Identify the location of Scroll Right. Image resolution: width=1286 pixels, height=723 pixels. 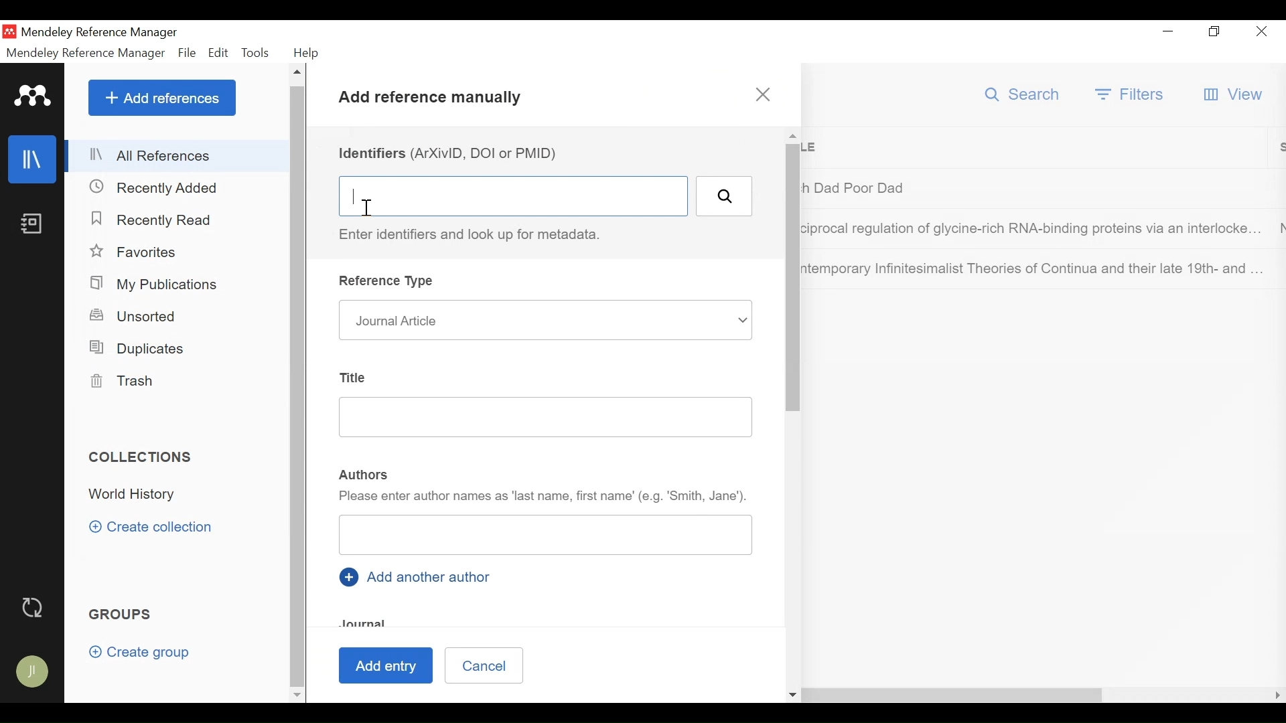
(1278, 696).